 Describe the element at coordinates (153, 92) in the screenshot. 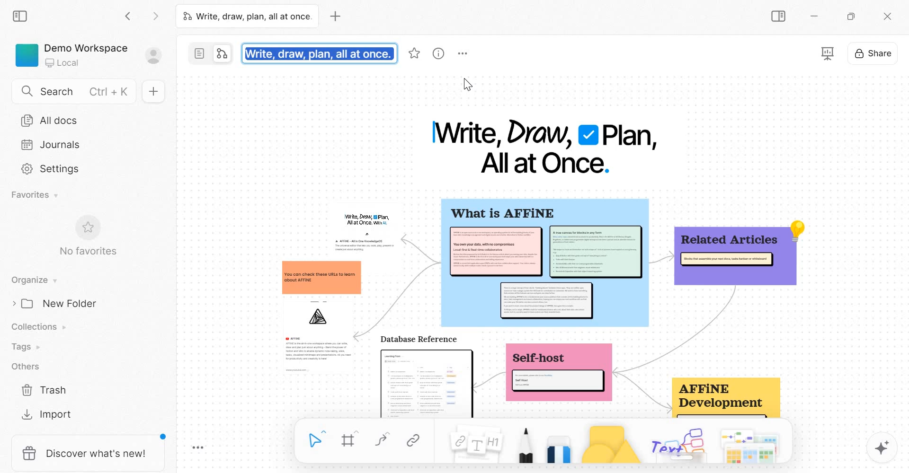

I see `New doc` at that location.